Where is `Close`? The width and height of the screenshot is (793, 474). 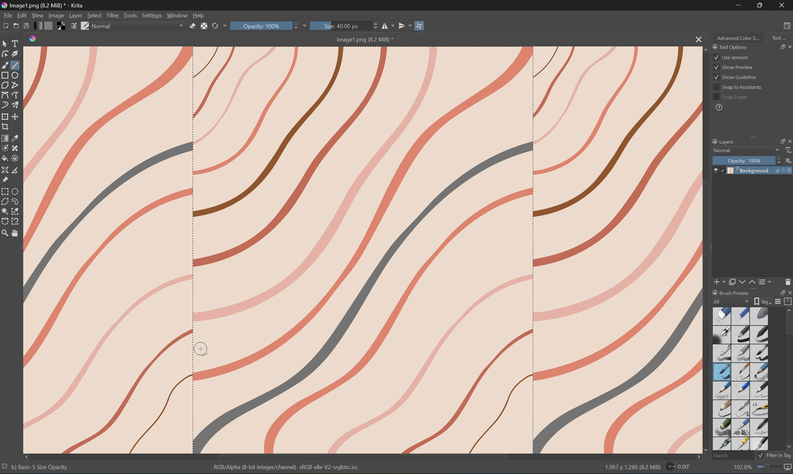
Close is located at coordinates (782, 5).